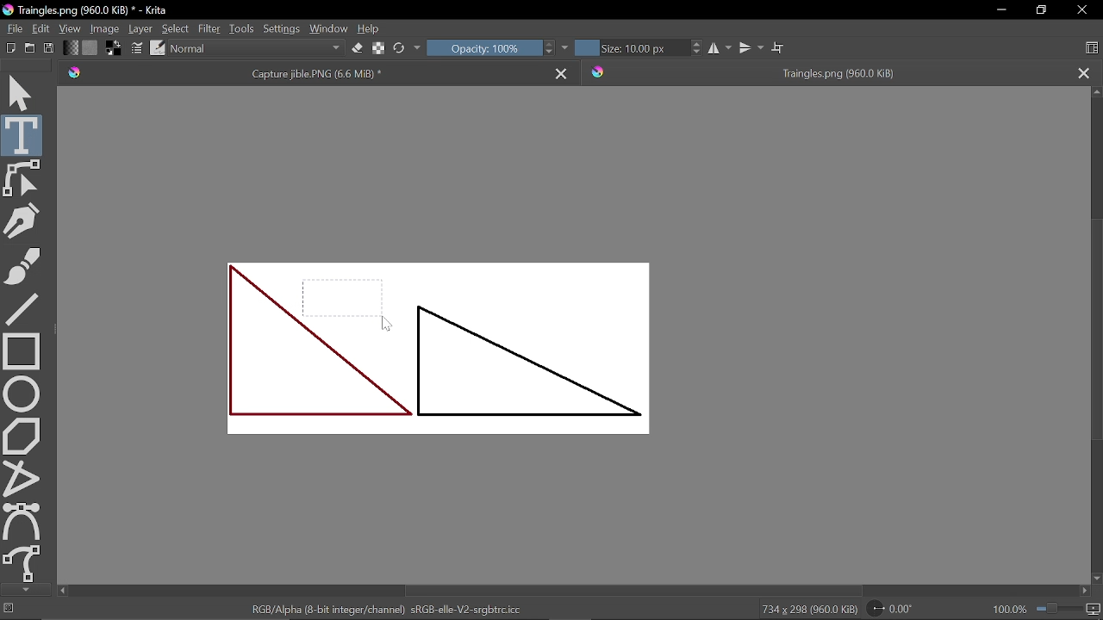  Describe the element at coordinates (355, 49) in the screenshot. I see `Eraser` at that location.